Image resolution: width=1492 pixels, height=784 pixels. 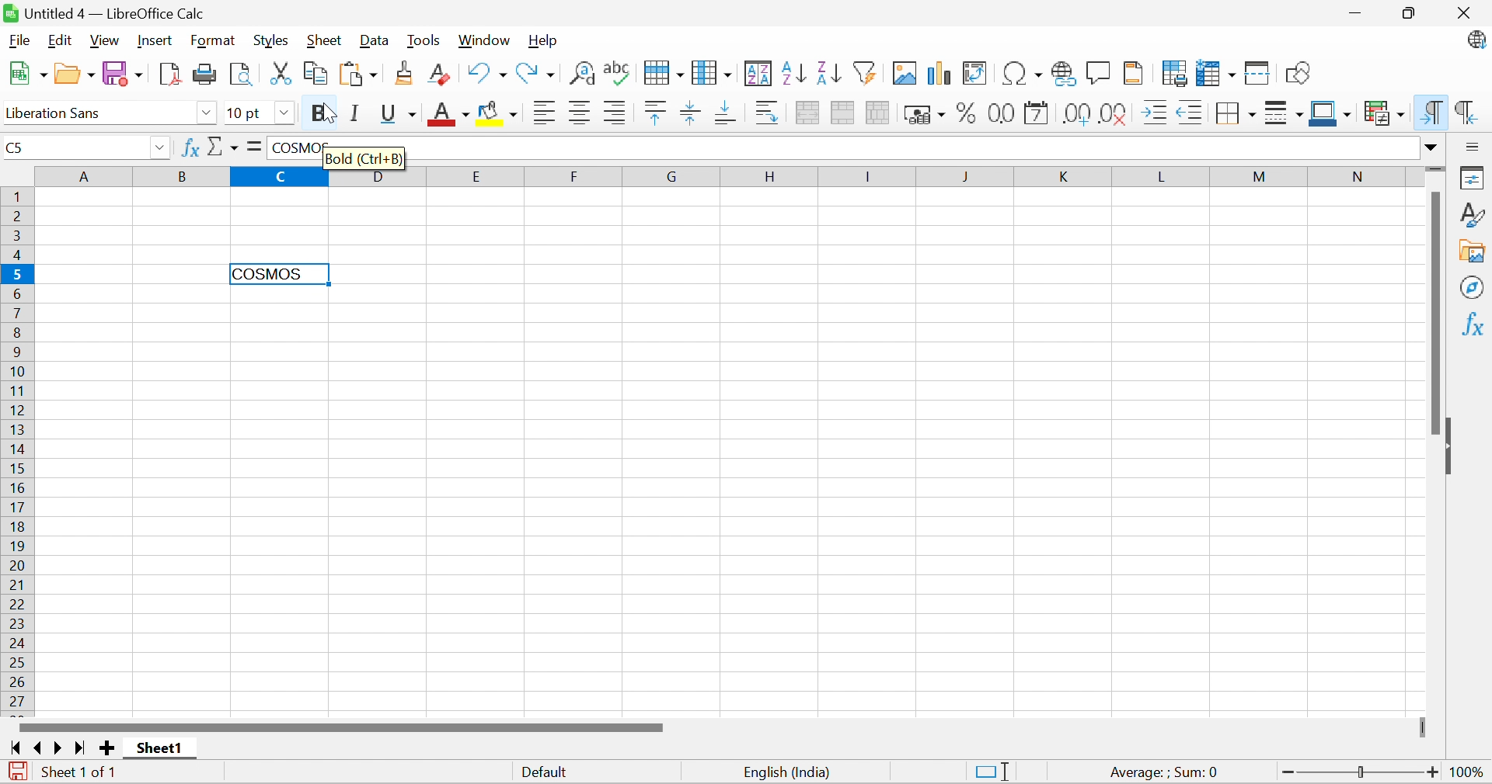 What do you see at coordinates (106, 40) in the screenshot?
I see `View` at bounding box center [106, 40].